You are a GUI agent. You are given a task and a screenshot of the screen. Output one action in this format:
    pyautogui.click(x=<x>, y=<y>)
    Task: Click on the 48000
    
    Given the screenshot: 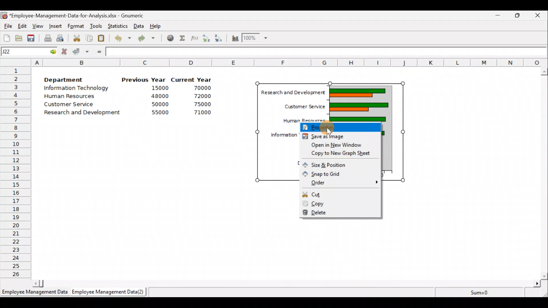 What is the action you would take?
    pyautogui.click(x=160, y=97)
    